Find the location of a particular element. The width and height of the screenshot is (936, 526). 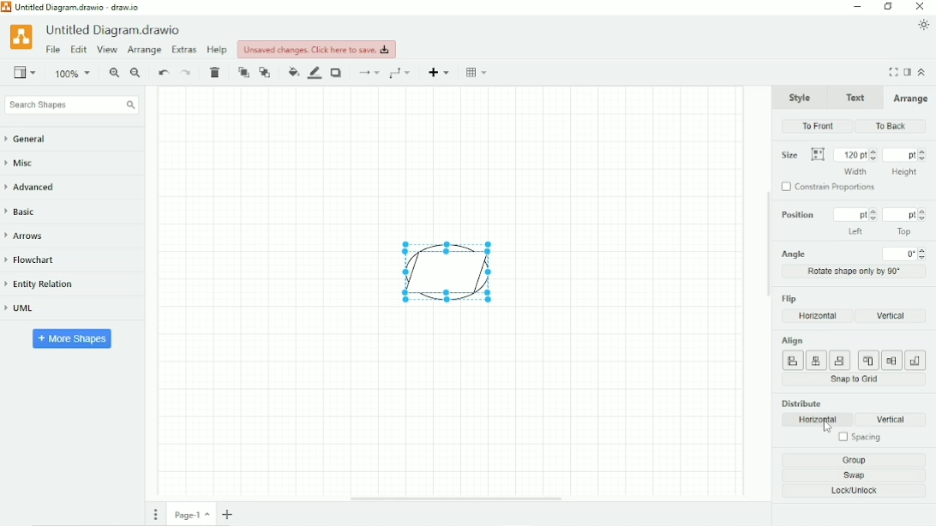

Arrows is located at coordinates (30, 236).